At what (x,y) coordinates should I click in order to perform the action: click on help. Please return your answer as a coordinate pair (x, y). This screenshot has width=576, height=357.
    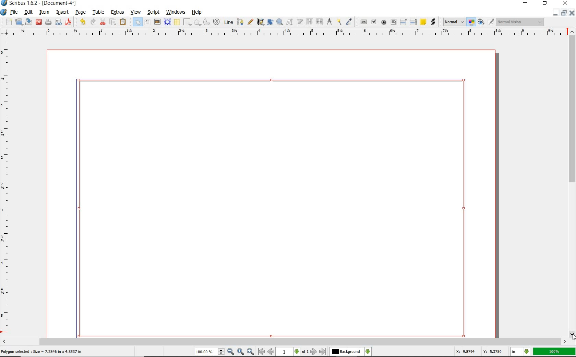
    Looking at the image, I should click on (197, 13).